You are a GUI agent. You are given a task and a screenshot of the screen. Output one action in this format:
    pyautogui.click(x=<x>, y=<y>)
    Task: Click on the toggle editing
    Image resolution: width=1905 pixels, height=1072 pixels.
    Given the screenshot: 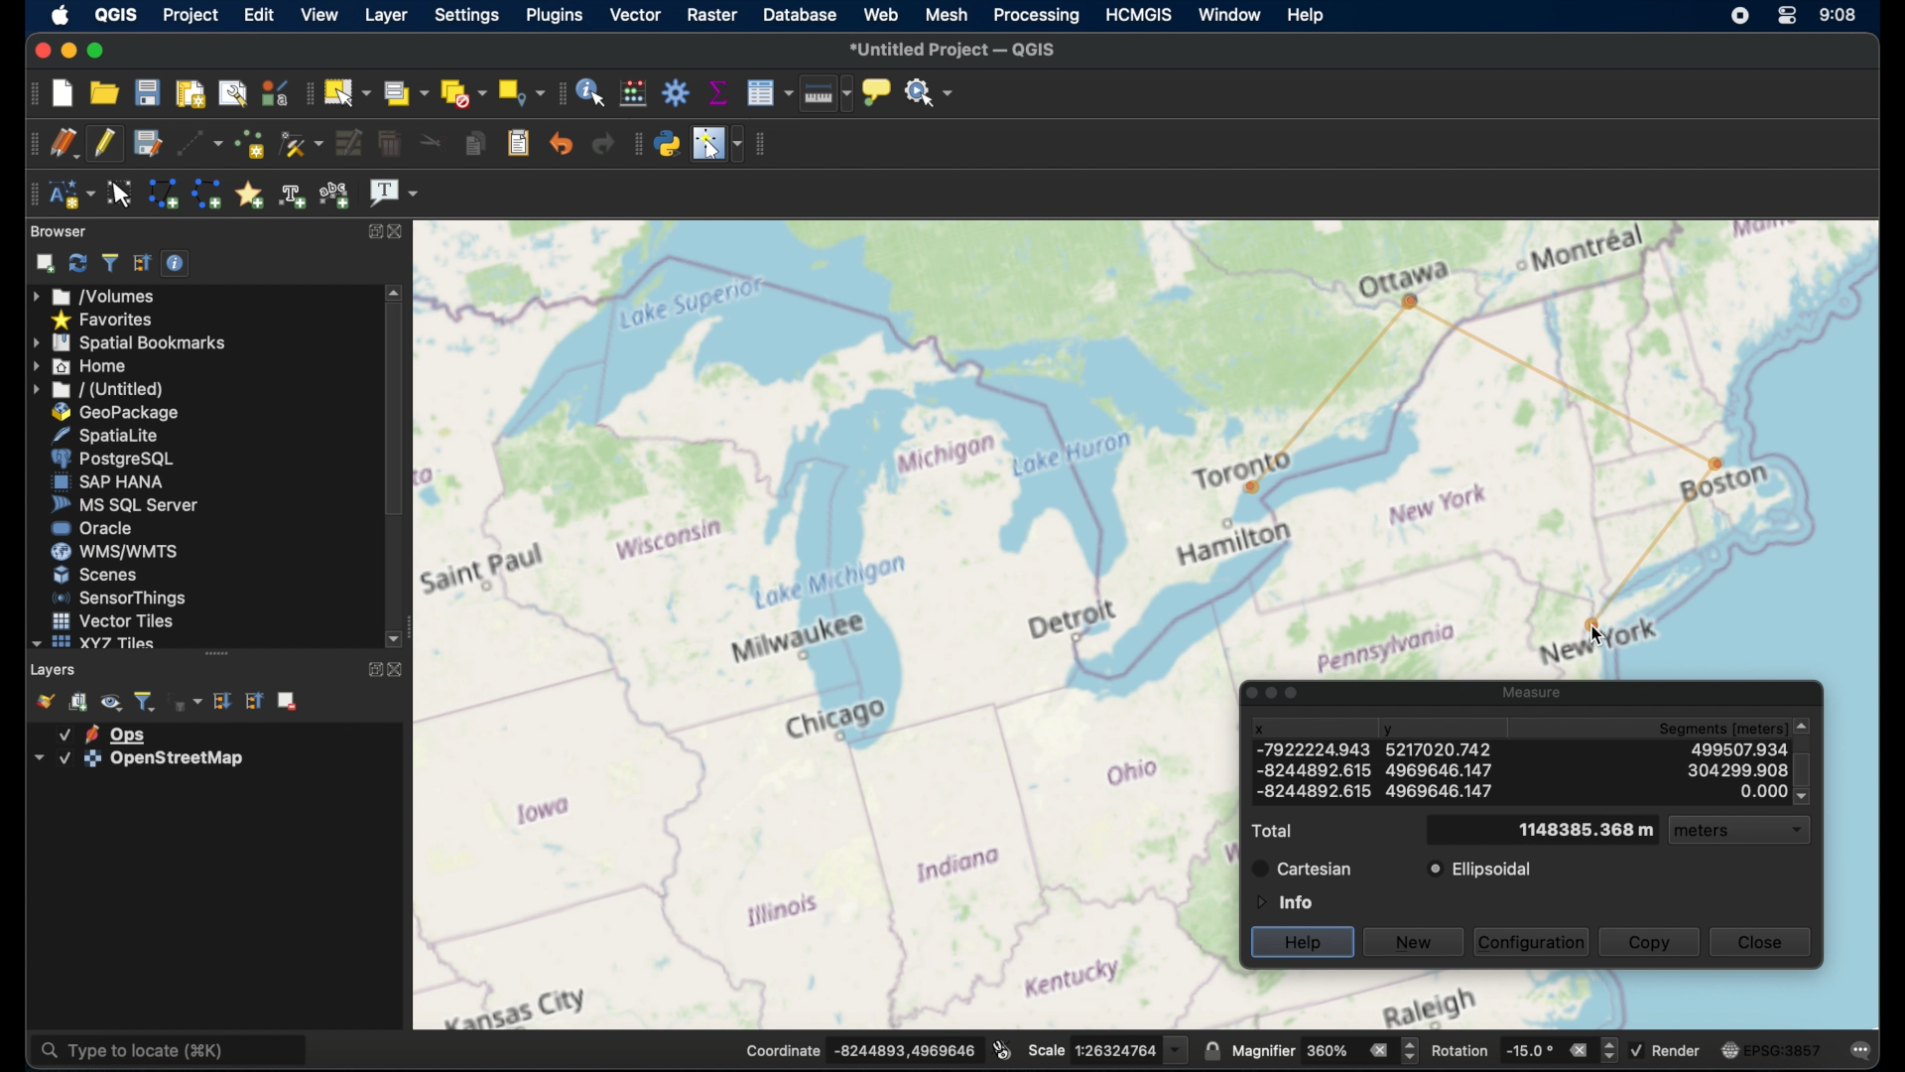 What is the action you would take?
    pyautogui.click(x=105, y=144)
    